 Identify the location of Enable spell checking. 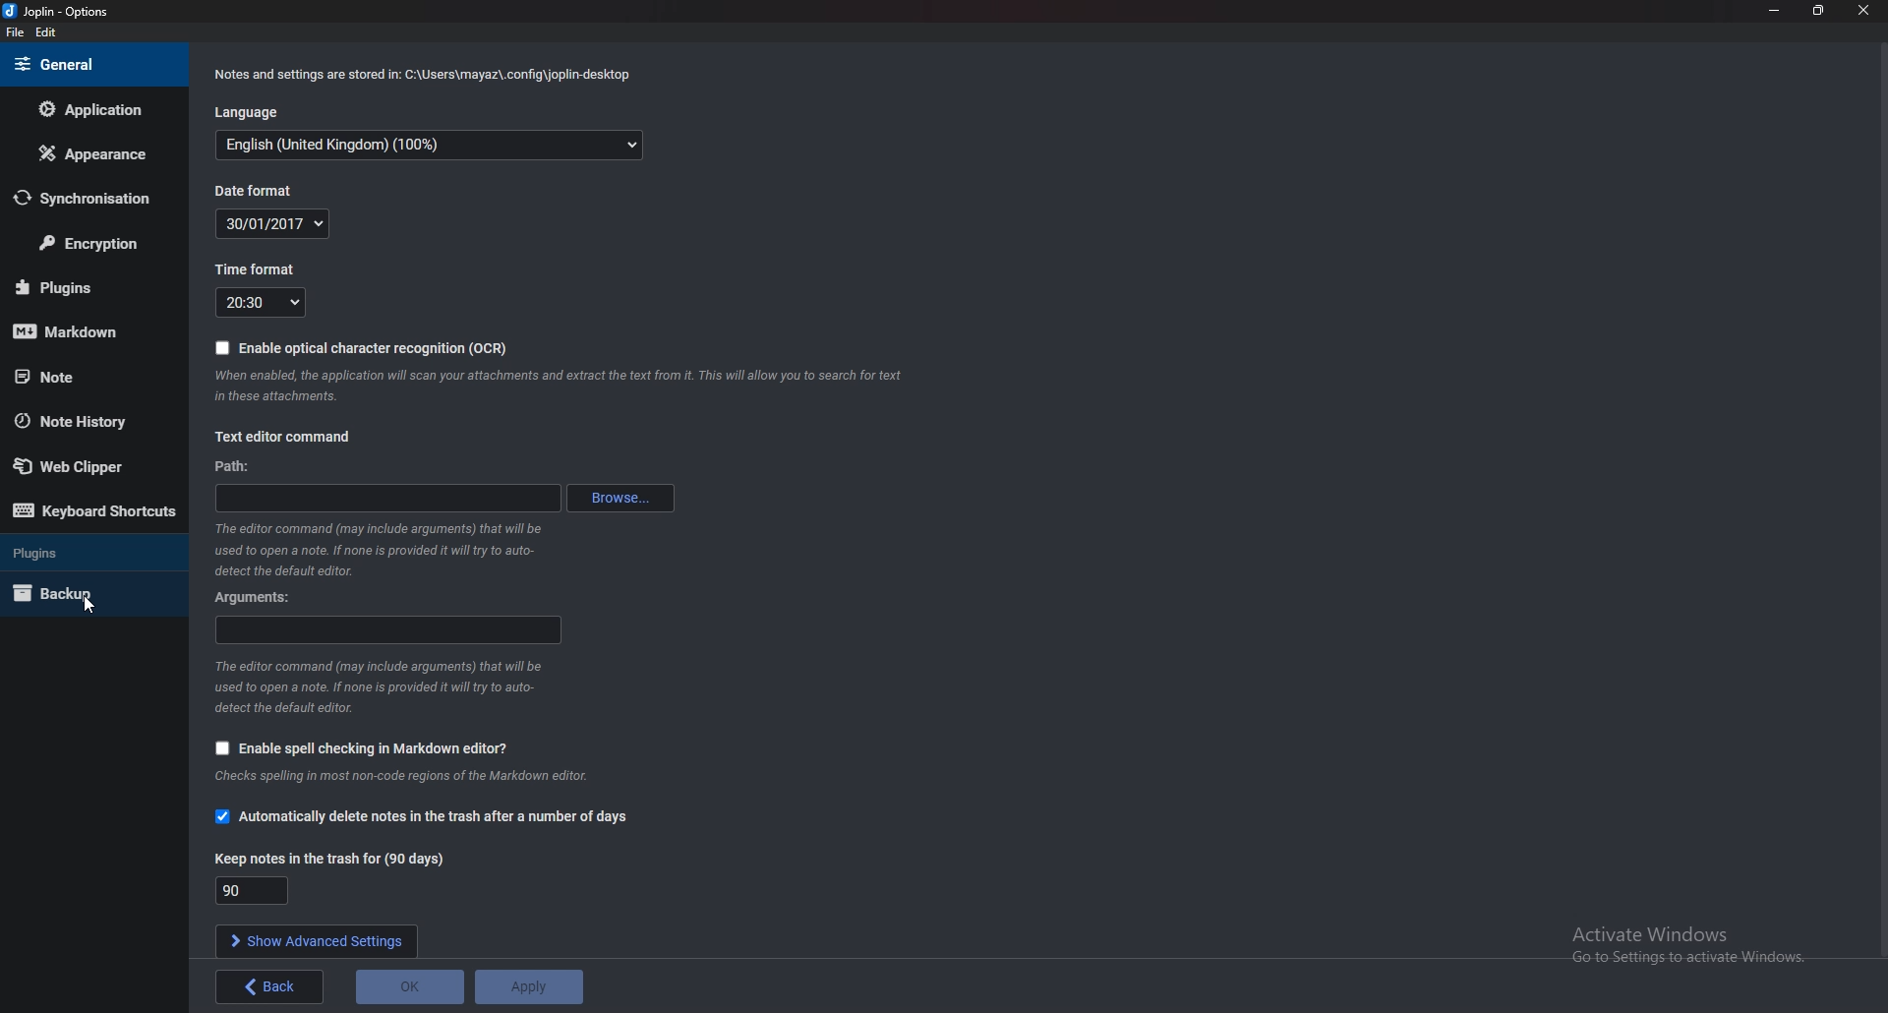
(364, 748).